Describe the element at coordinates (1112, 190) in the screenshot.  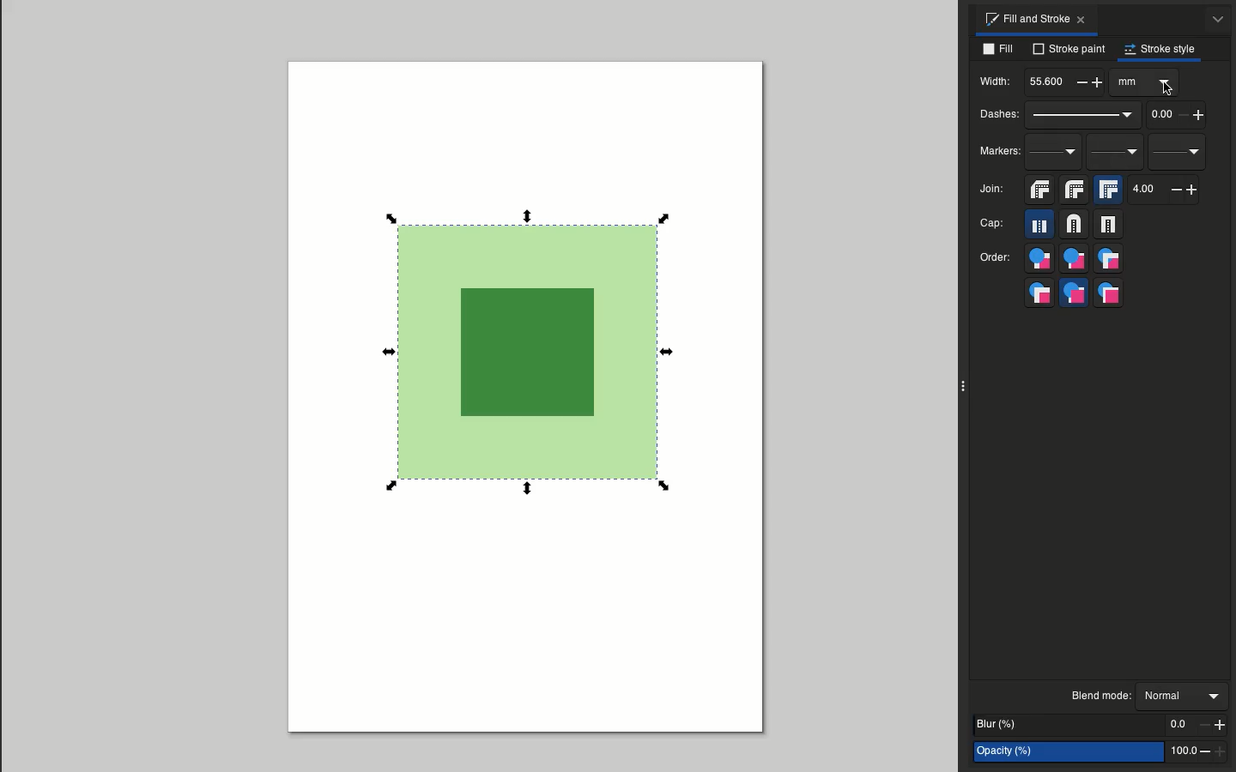
I see `Miter join` at that location.